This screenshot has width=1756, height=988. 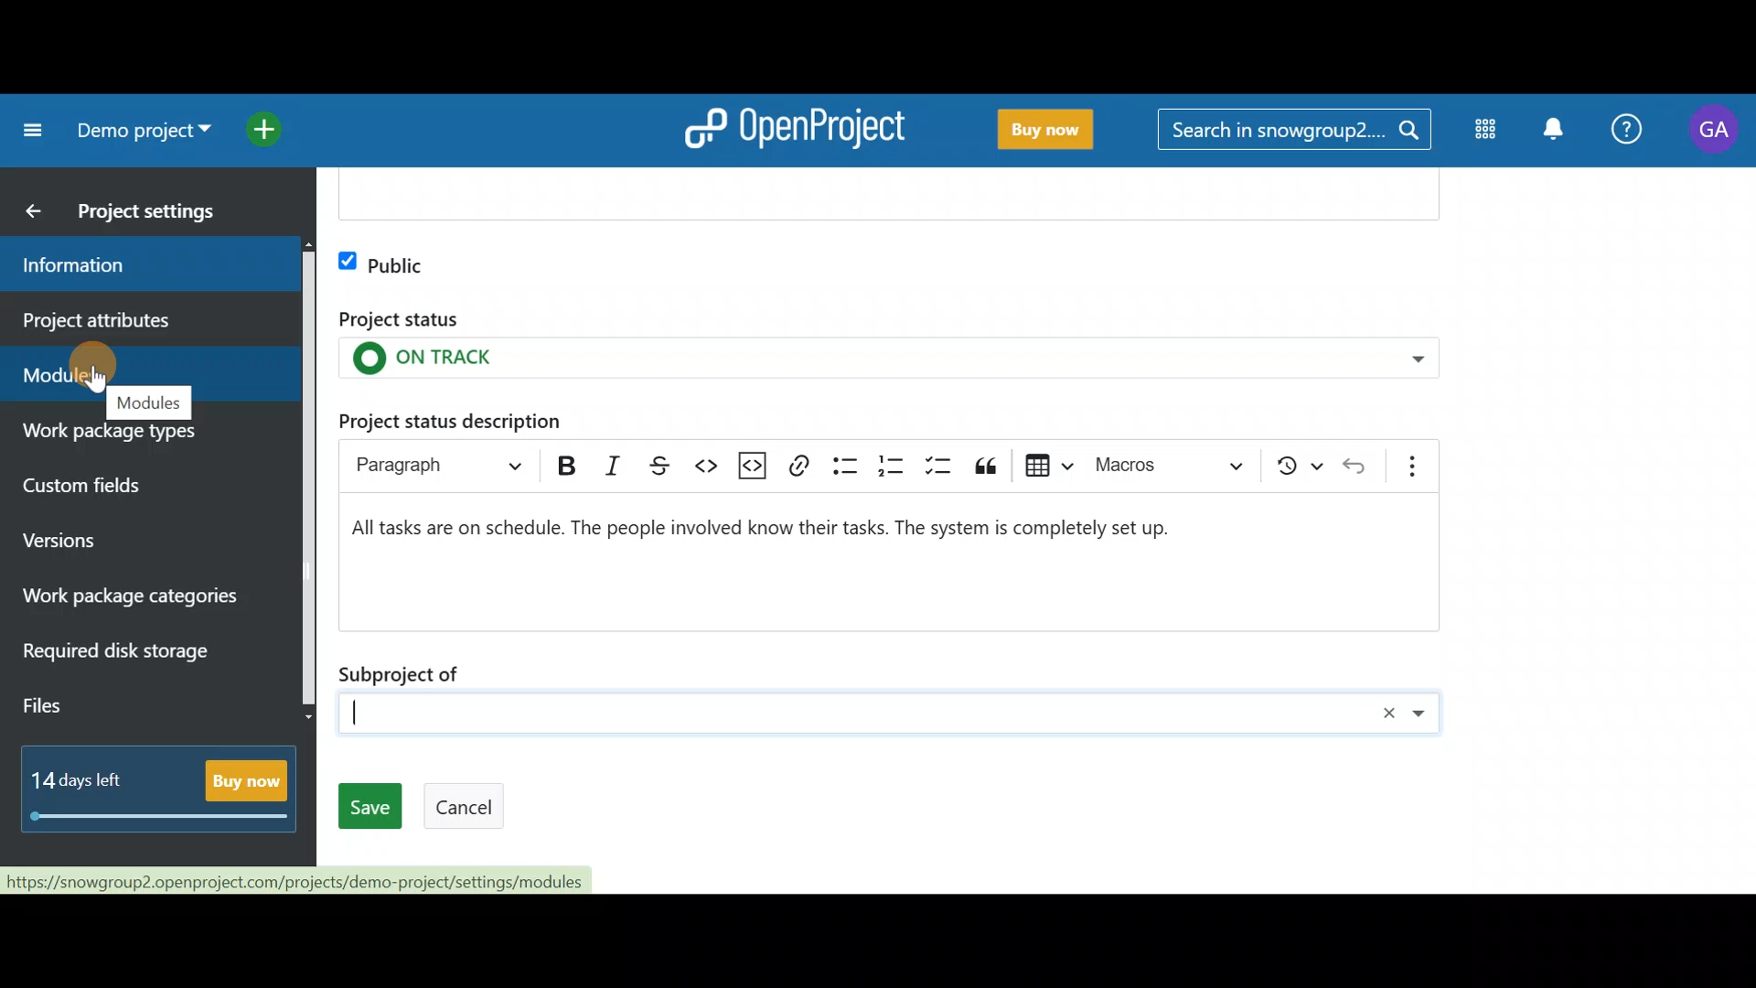 What do you see at coordinates (621, 464) in the screenshot?
I see `Italic` at bounding box center [621, 464].